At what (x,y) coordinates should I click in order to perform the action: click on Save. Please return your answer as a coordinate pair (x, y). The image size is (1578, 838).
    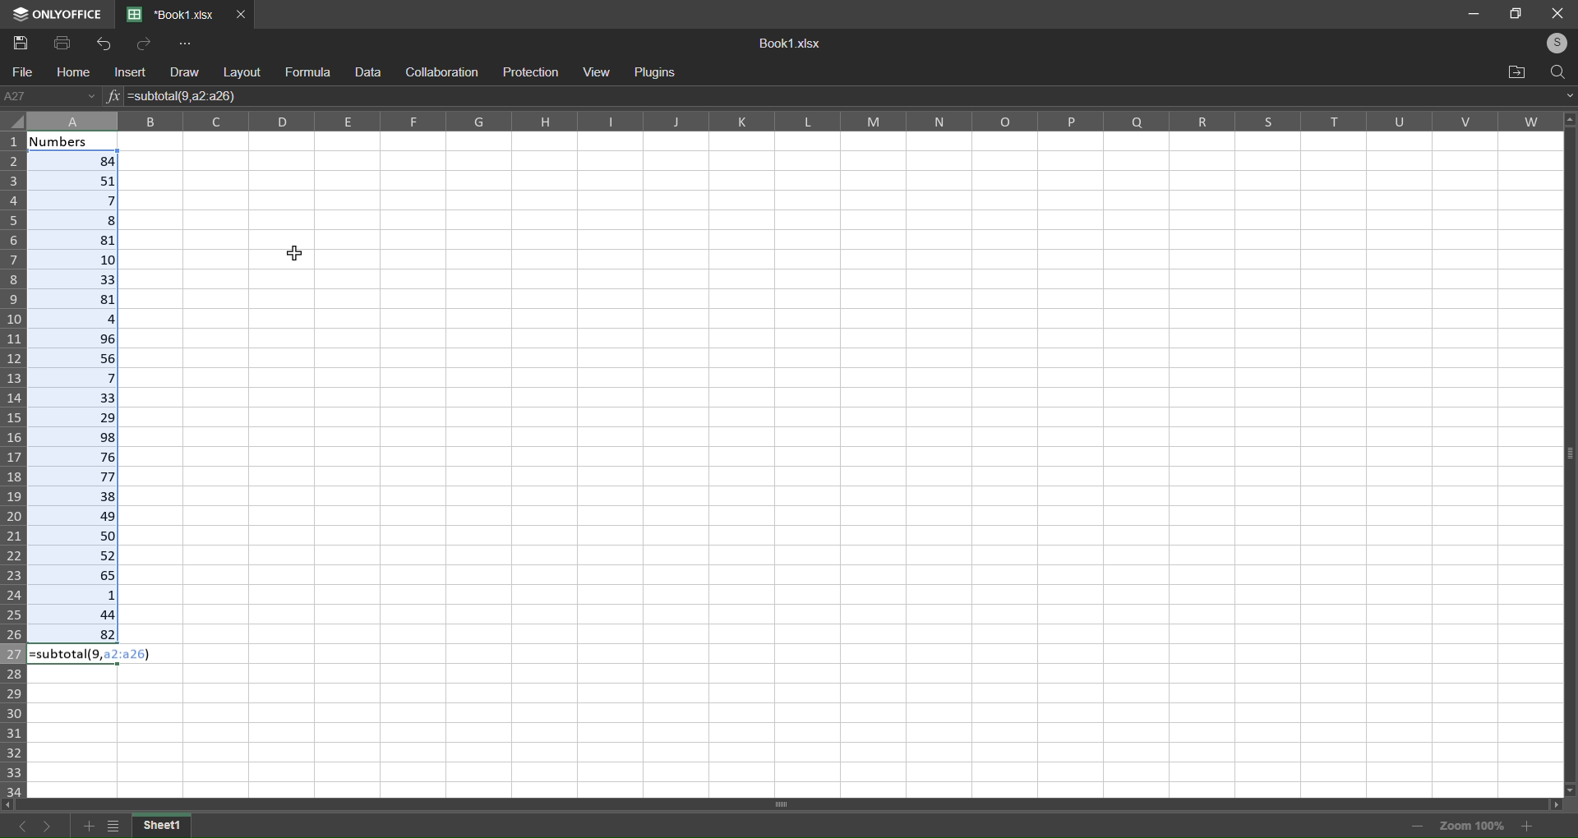
    Looking at the image, I should click on (22, 42).